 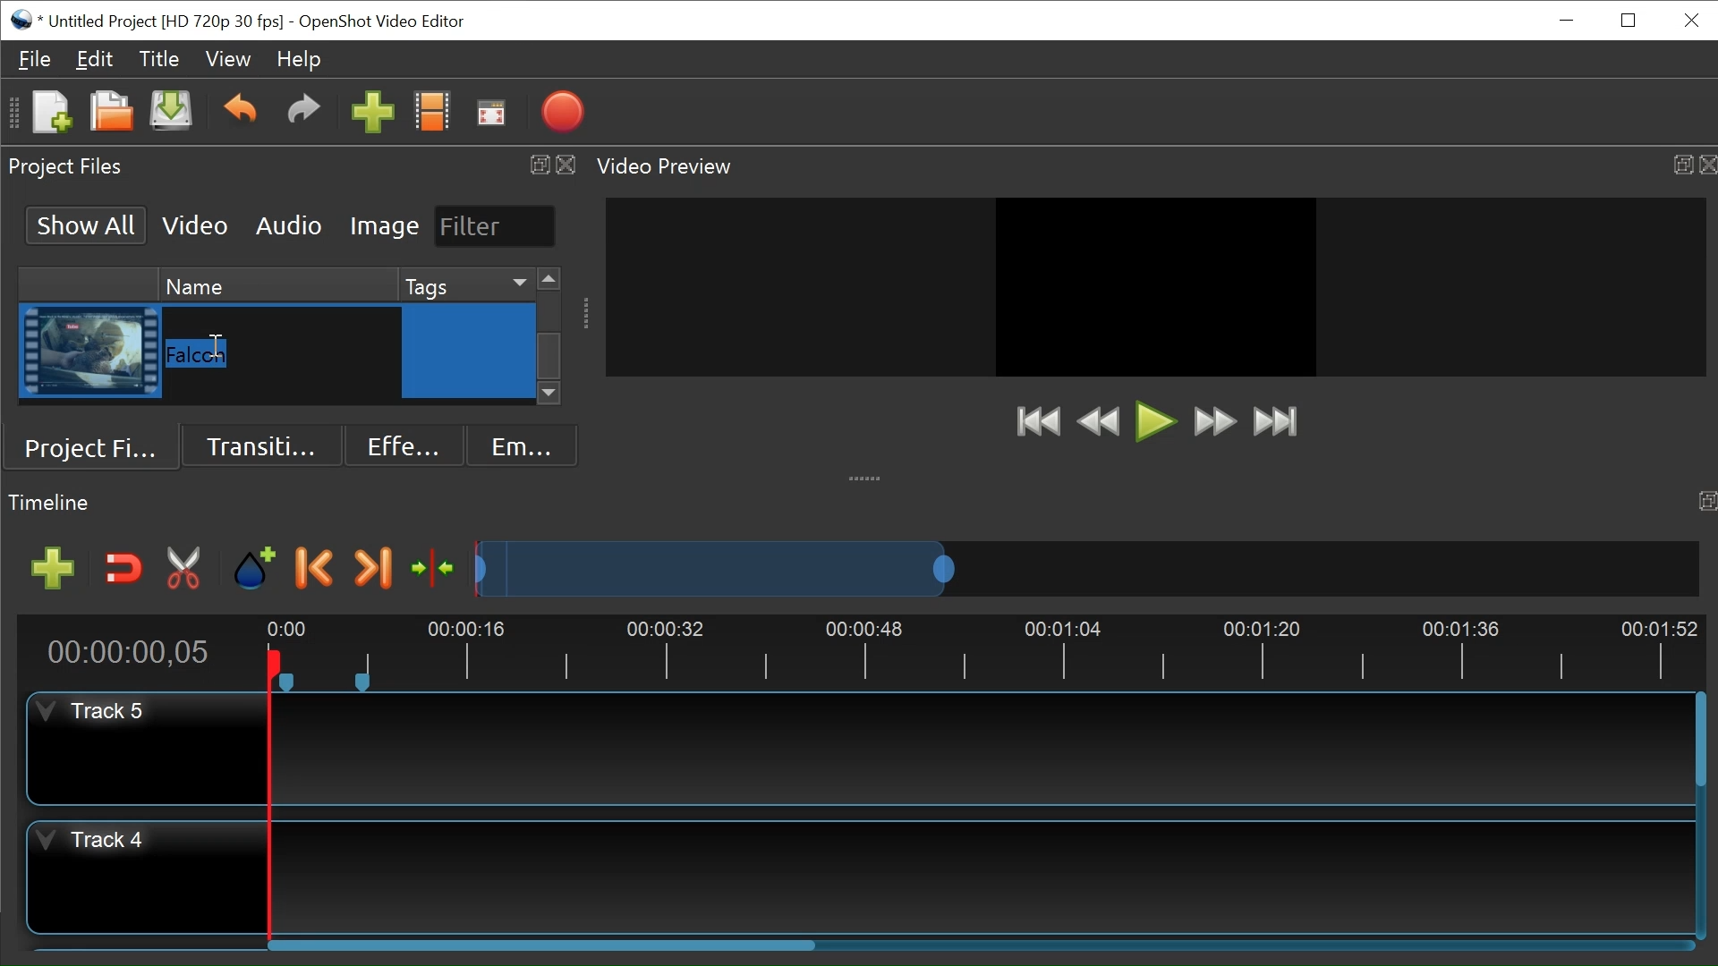 What do you see at coordinates (82, 224) in the screenshot?
I see `Show All` at bounding box center [82, 224].